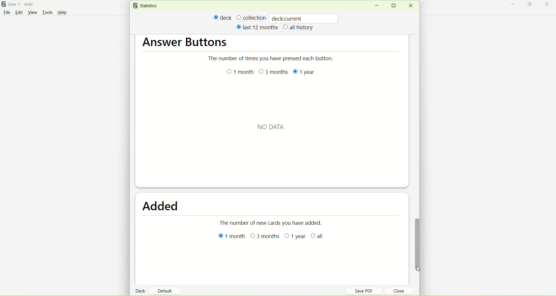 Image resolution: width=556 pixels, height=296 pixels. What do you see at coordinates (410, 6) in the screenshot?
I see `close` at bounding box center [410, 6].